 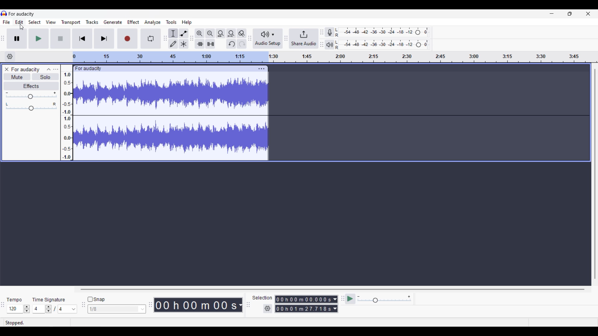 I want to click on Pause, so click(x=17, y=39).